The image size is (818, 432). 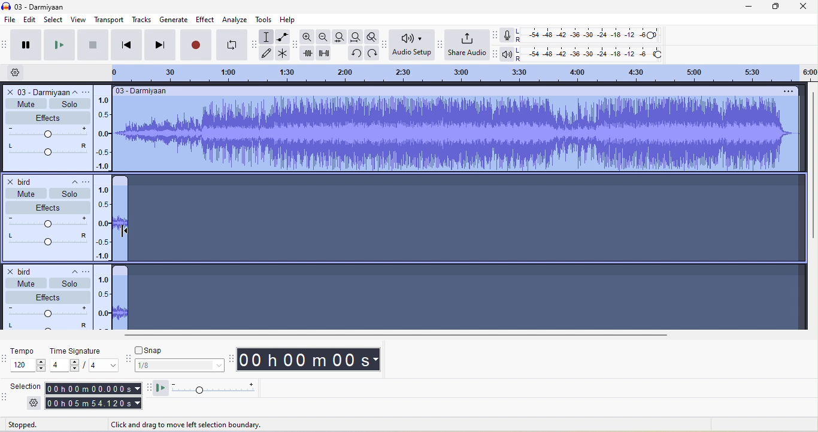 What do you see at coordinates (282, 38) in the screenshot?
I see `envelope tool` at bounding box center [282, 38].